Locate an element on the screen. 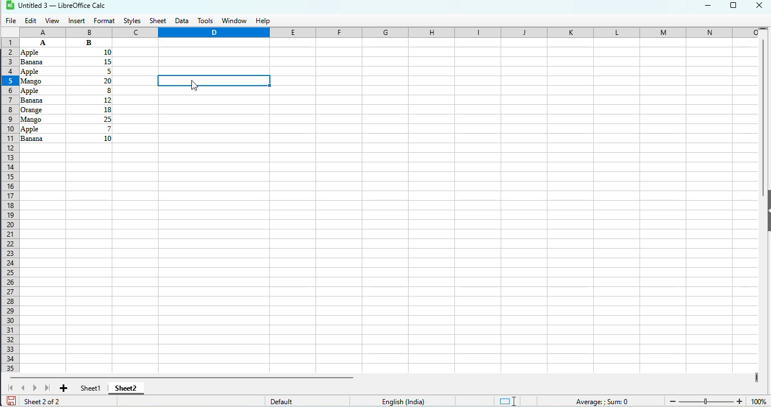 The height and width of the screenshot is (407, 771). window is located at coordinates (235, 21).